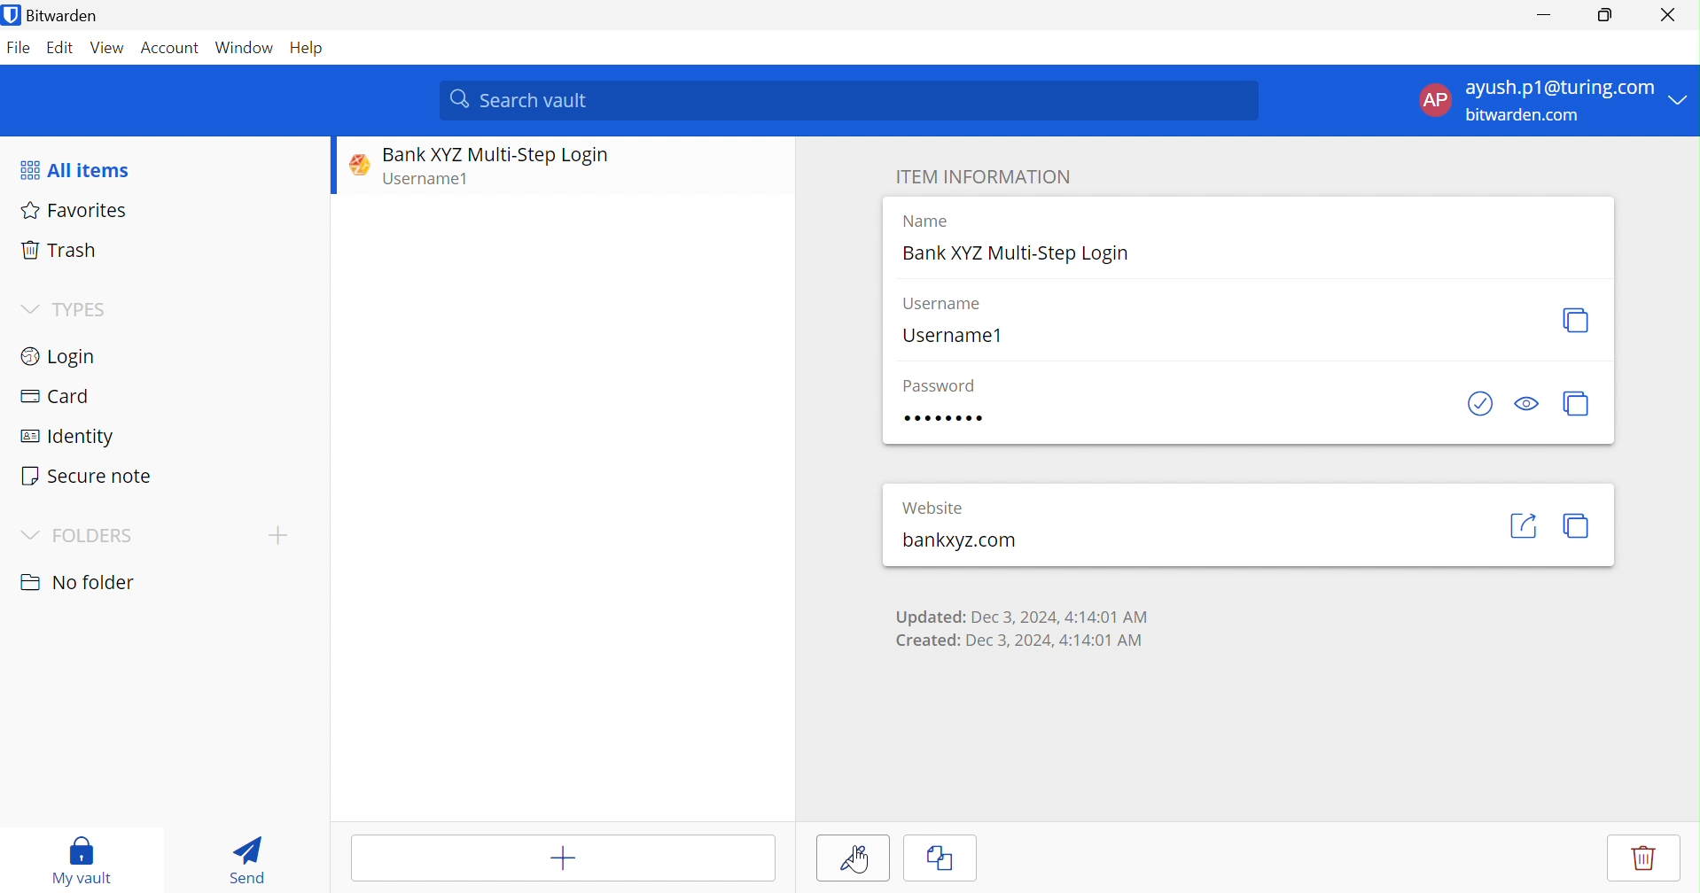 The width and height of the screenshot is (1700, 893). Describe the element at coordinates (94, 536) in the screenshot. I see `FOLDERS` at that location.